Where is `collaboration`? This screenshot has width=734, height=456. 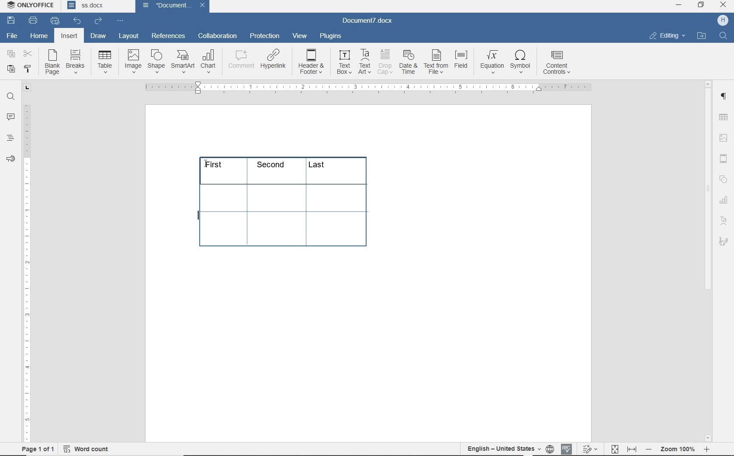 collaboration is located at coordinates (218, 36).